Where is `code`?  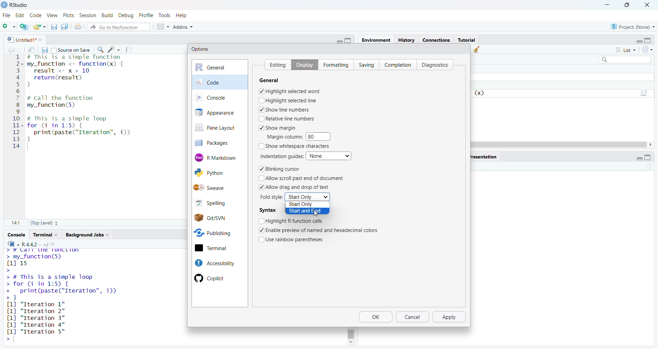 code is located at coordinates (36, 14).